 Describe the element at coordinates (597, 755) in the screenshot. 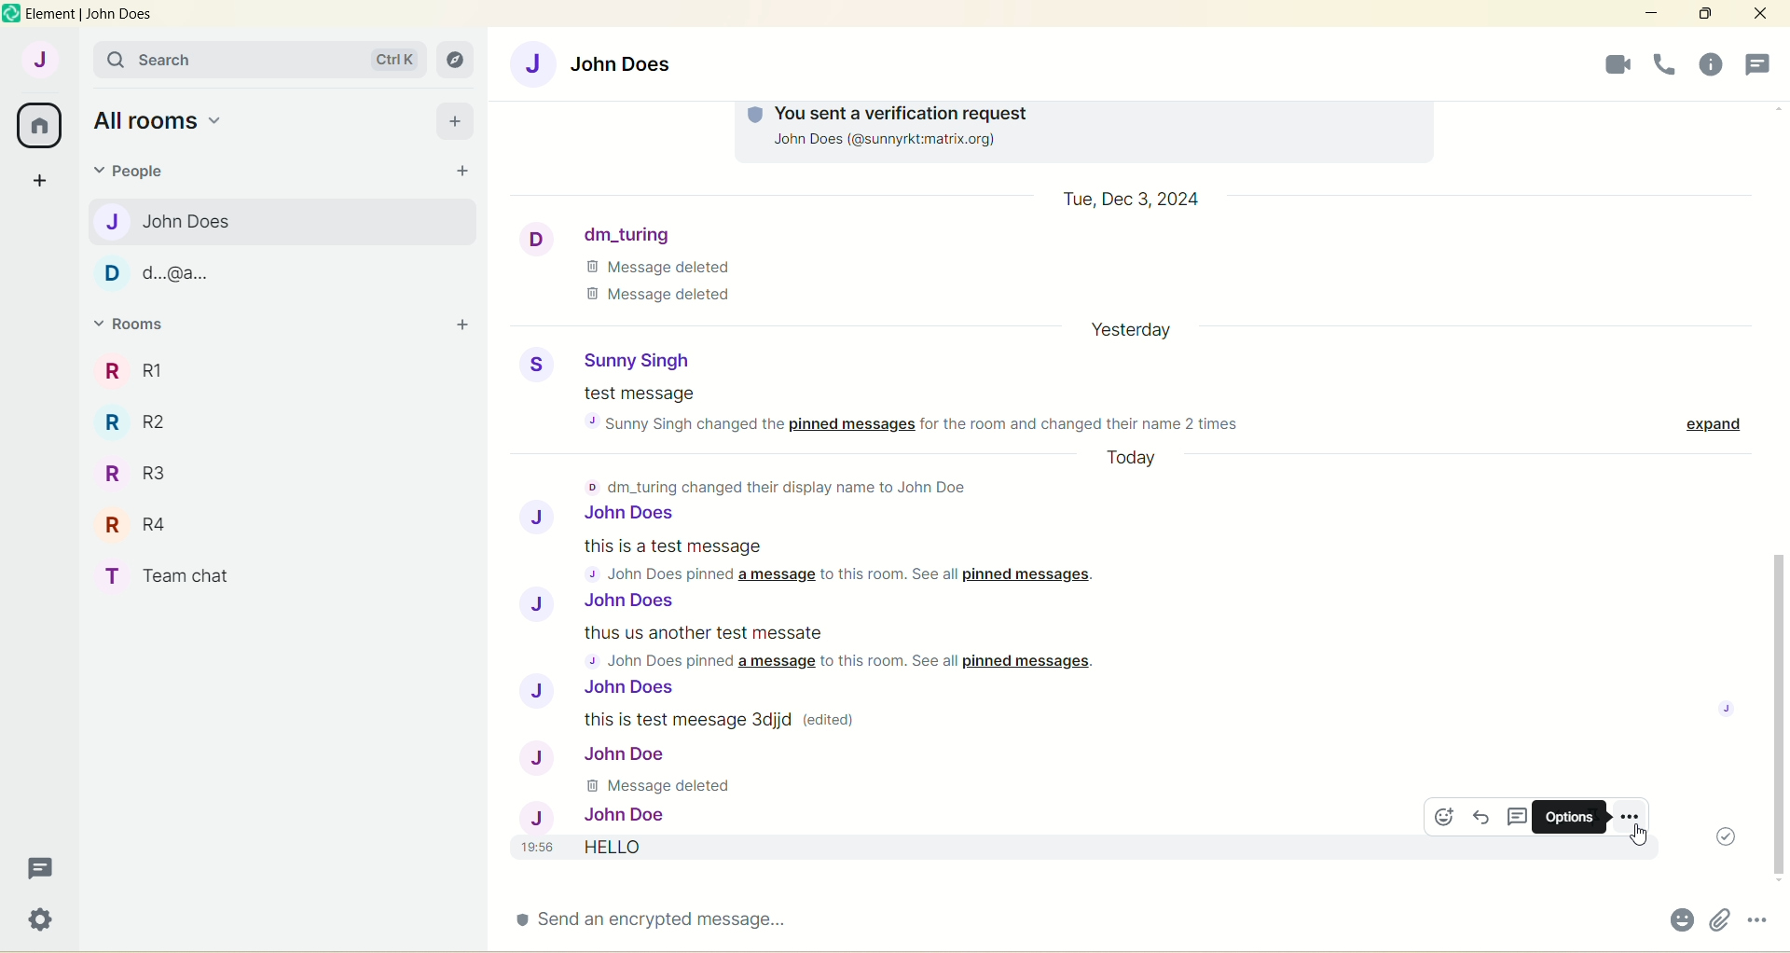

I see `John Doe` at that location.